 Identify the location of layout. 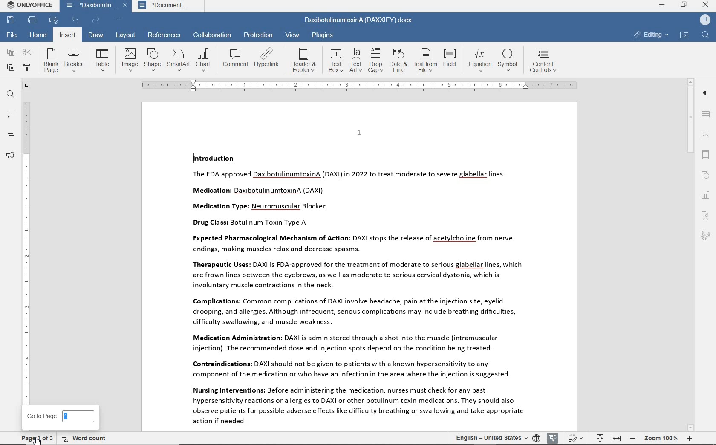
(125, 36).